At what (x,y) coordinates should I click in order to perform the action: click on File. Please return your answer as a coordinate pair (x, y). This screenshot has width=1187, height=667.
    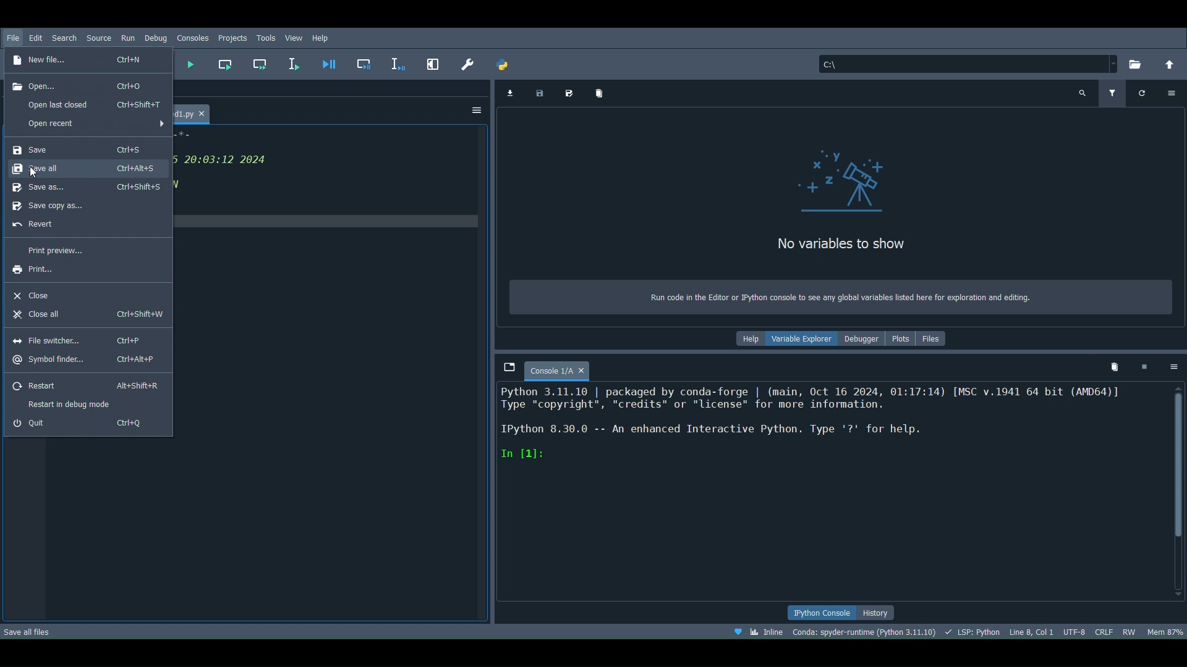
    Looking at the image, I should click on (12, 31).